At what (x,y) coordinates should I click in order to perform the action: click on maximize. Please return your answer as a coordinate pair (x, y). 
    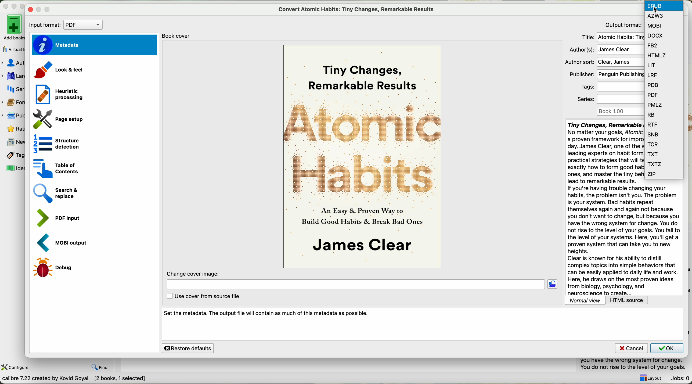
    Looking at the image, I should click on (24, 5).